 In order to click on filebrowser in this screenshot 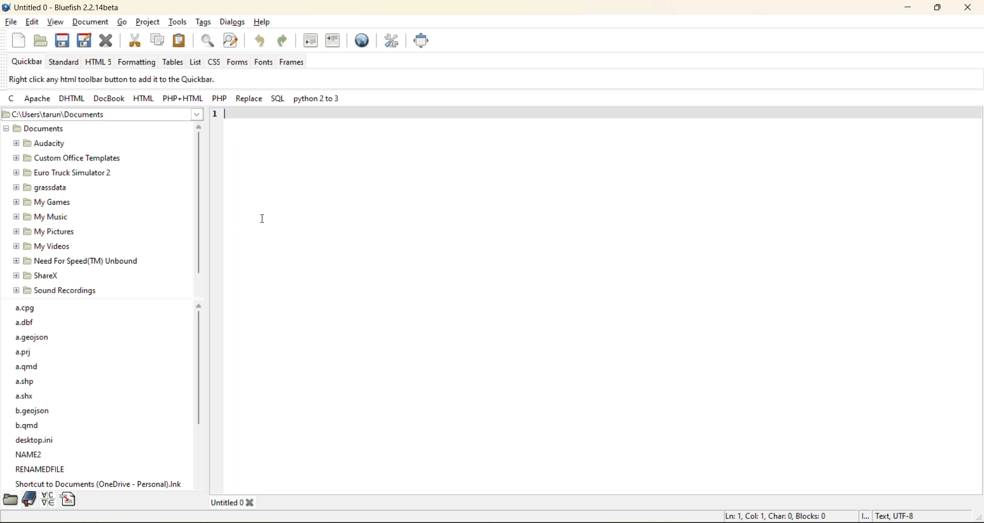, I will do `click(9, 499)`.